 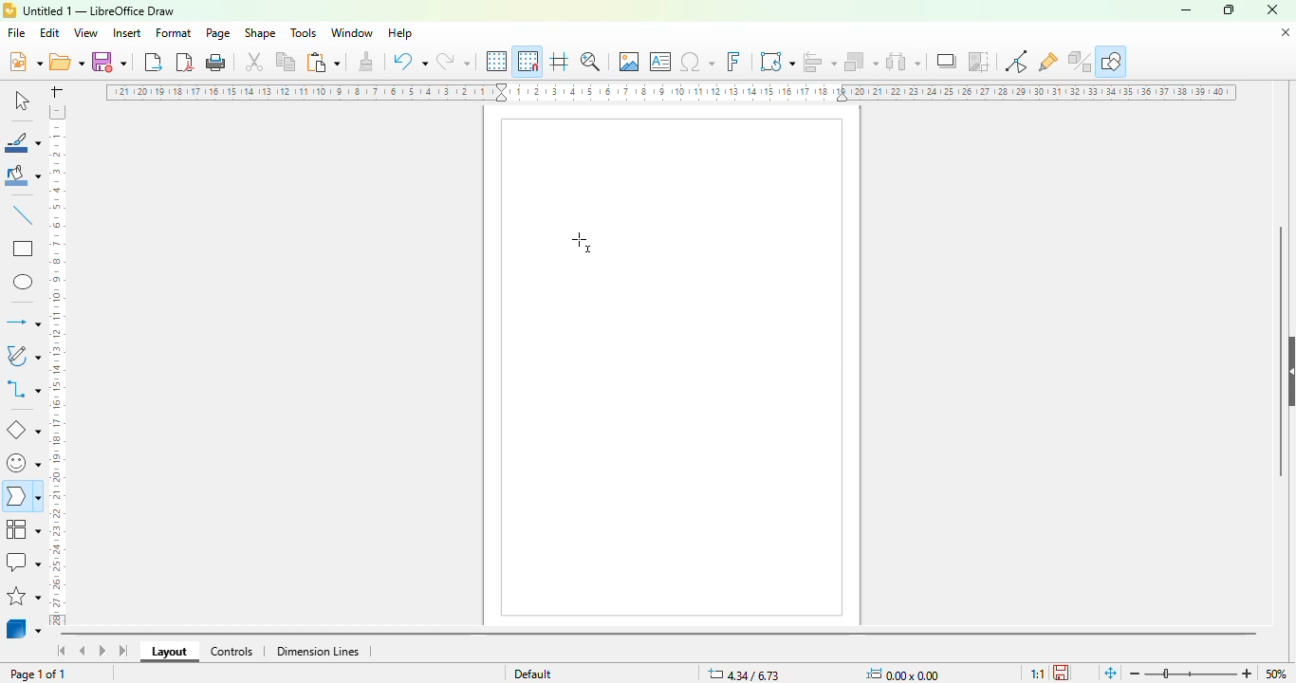 I want to click on 50%, so click(x=1276, y=674).